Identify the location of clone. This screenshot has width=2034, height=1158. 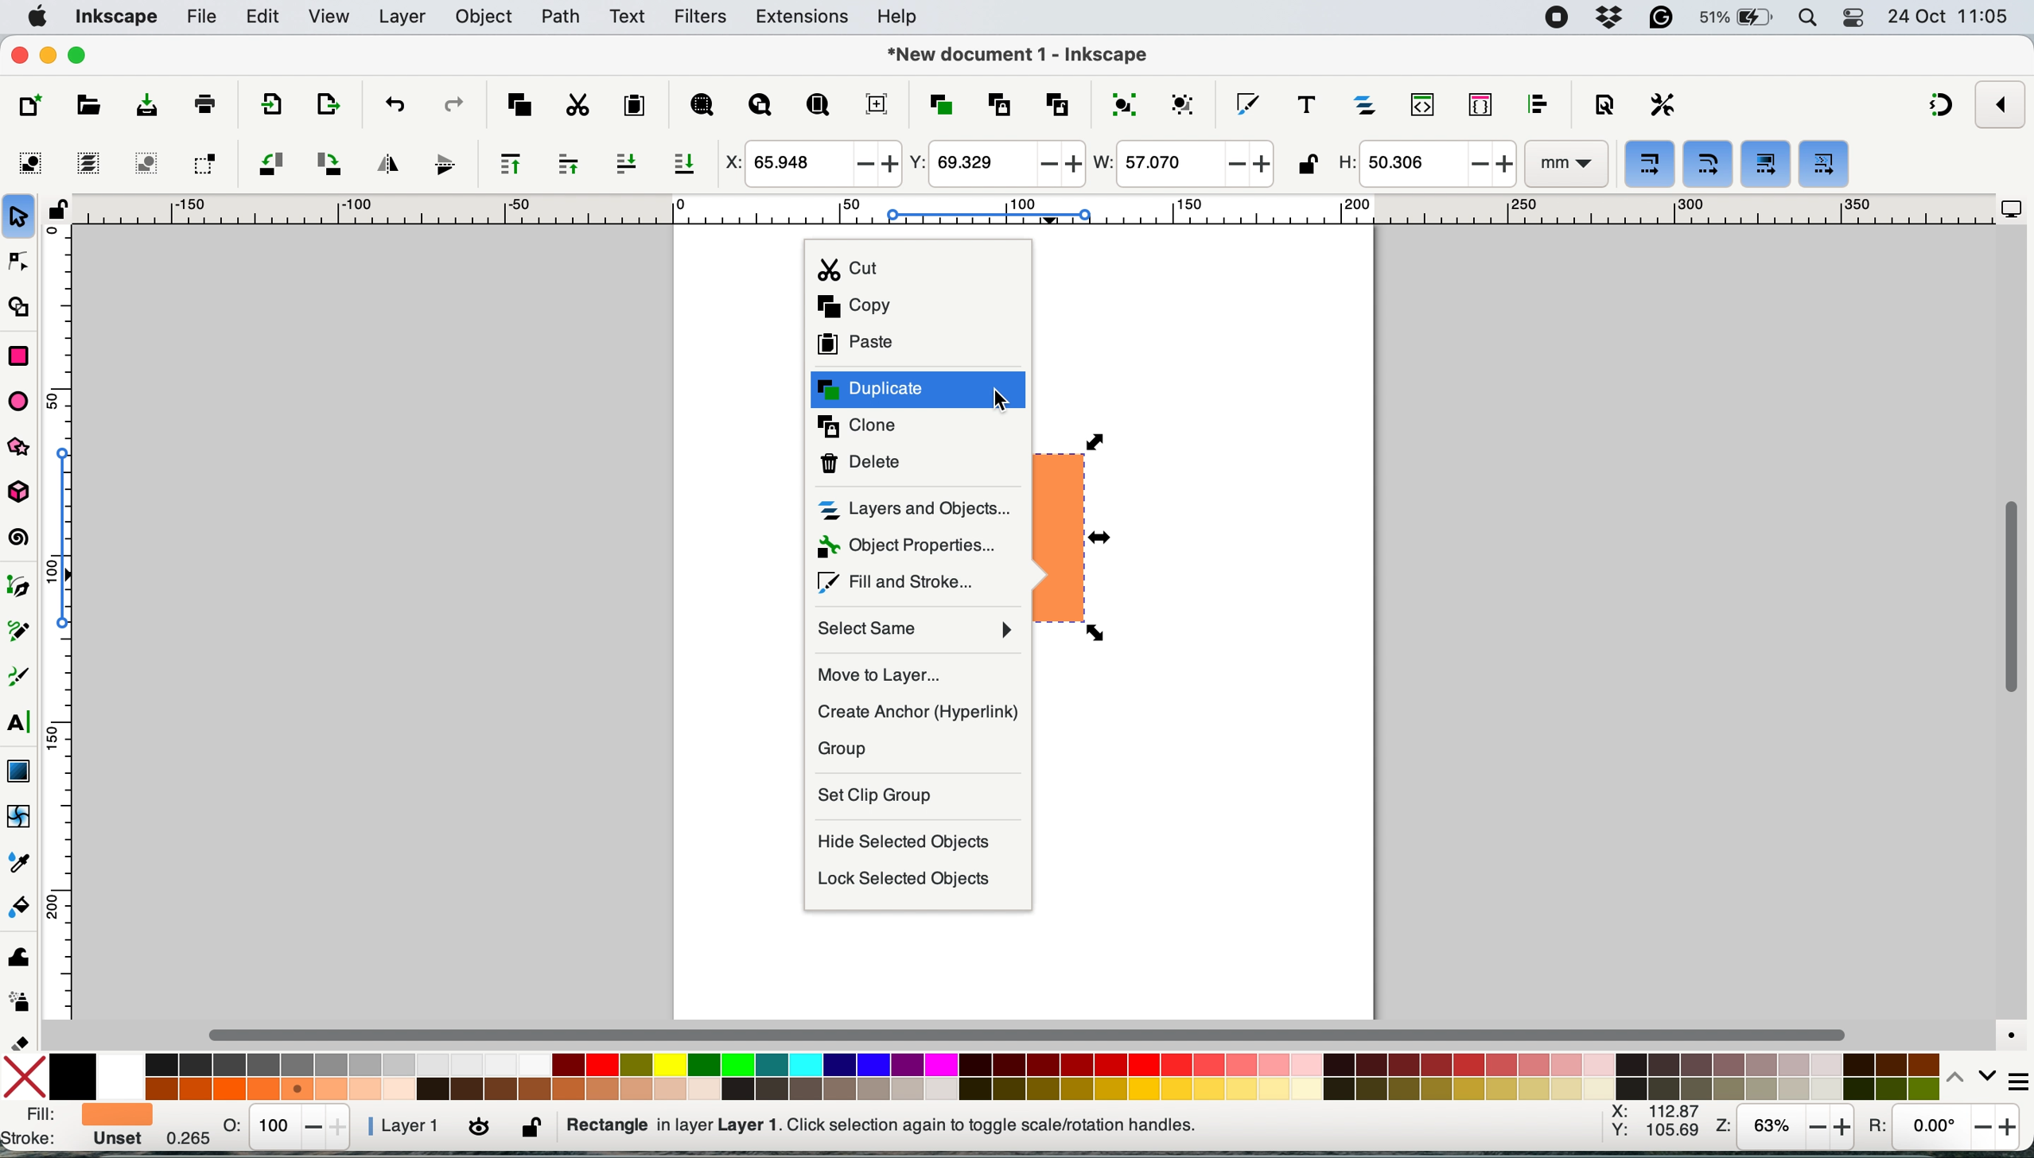
(922, 429).